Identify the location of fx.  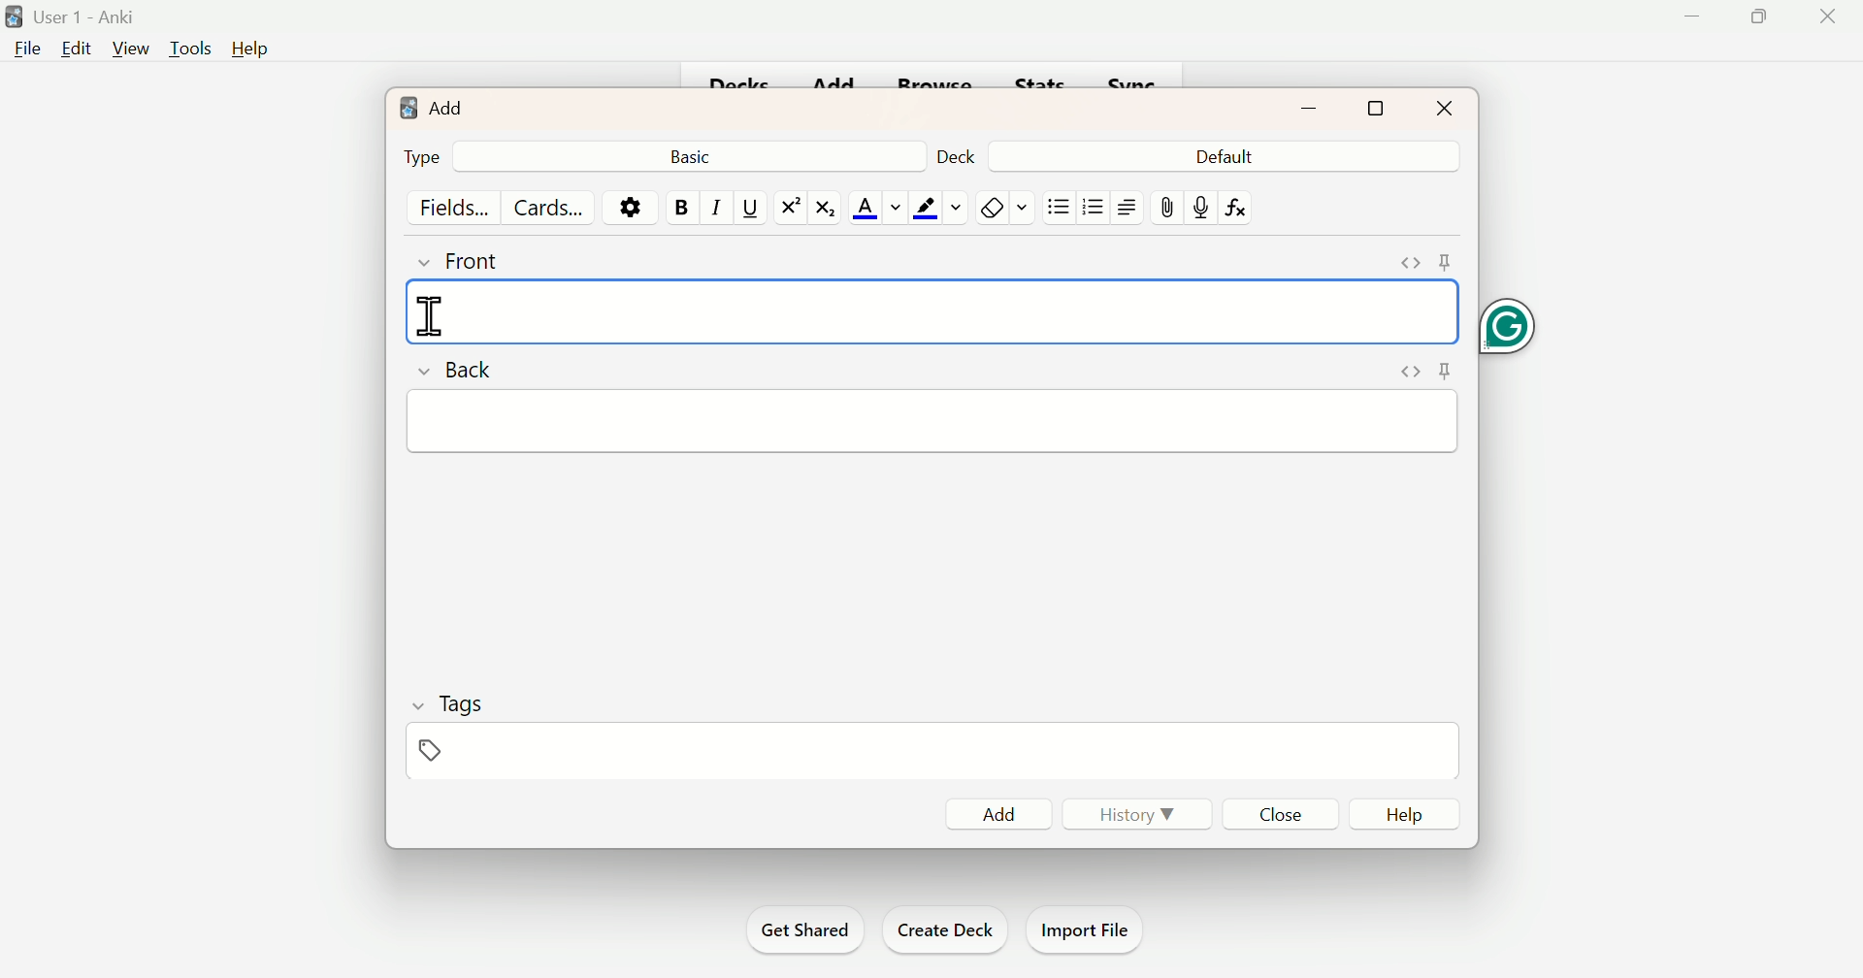
(1243, 207).